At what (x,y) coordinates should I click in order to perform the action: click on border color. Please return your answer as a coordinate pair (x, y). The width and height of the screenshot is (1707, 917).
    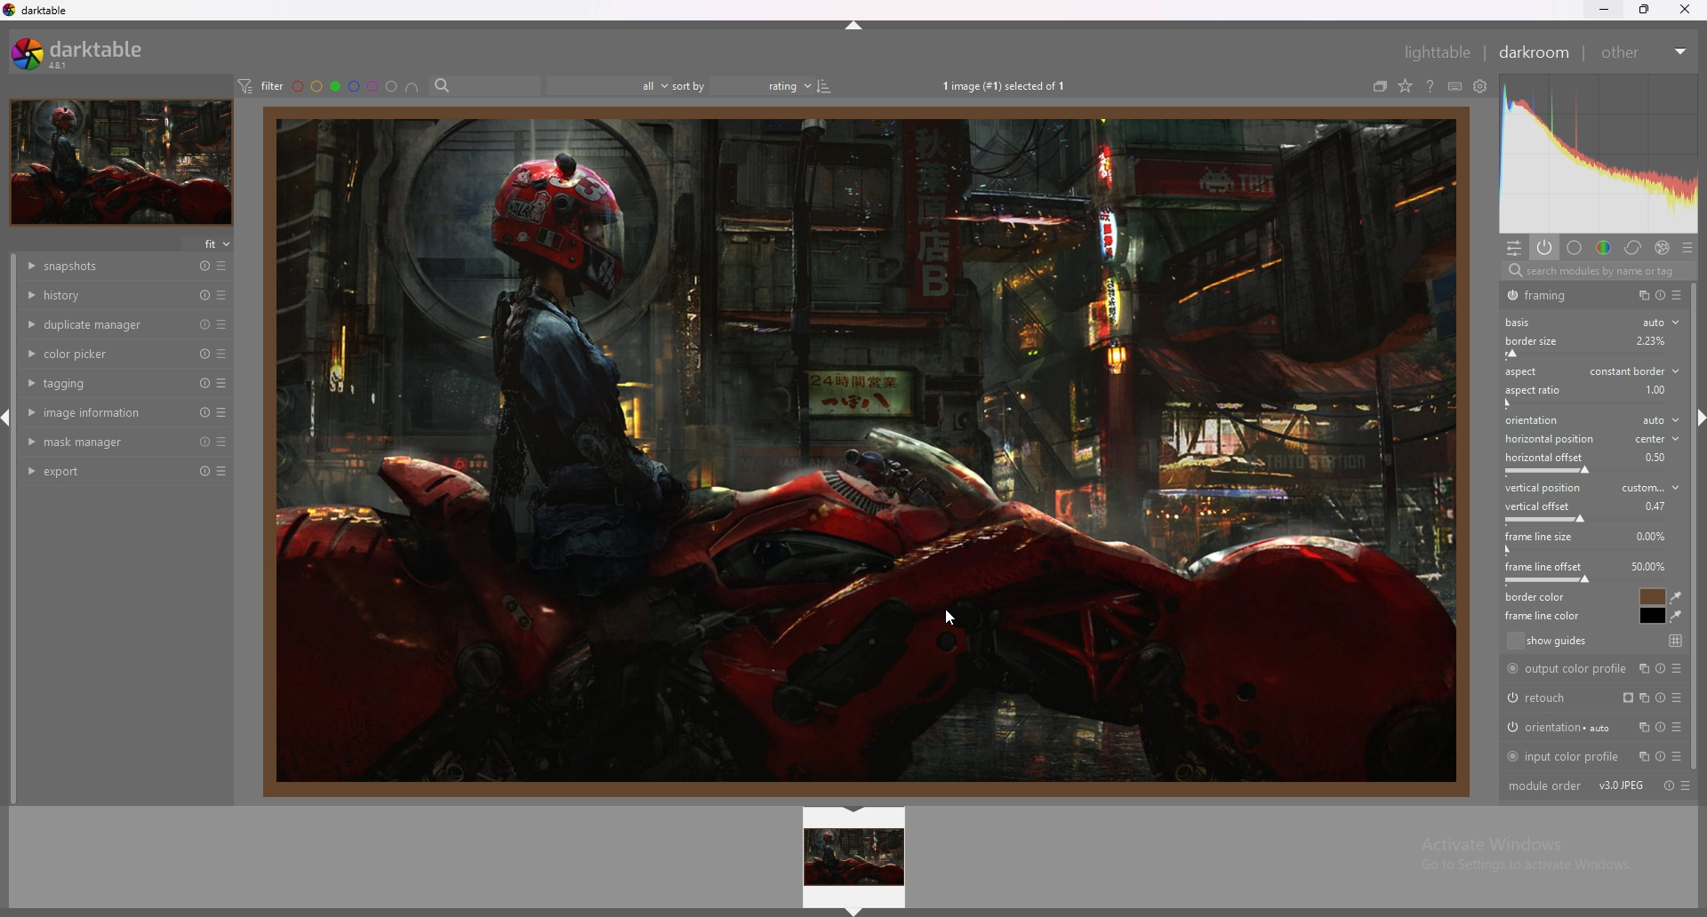
    Looking at the image, I should click on (1653, 596).